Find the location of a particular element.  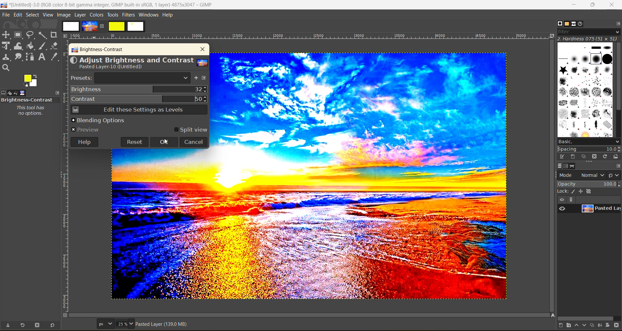

spacing is located at coordinates (590, 149).